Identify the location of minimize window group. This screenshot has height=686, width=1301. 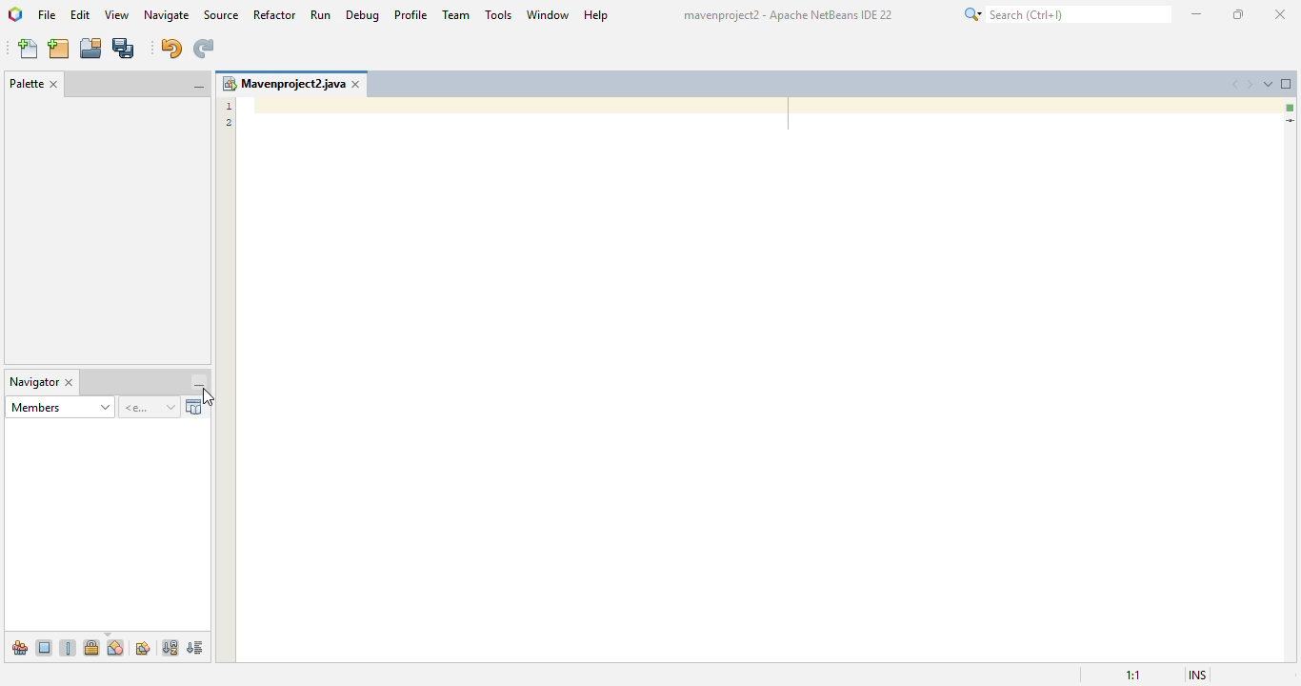
(197, 88).